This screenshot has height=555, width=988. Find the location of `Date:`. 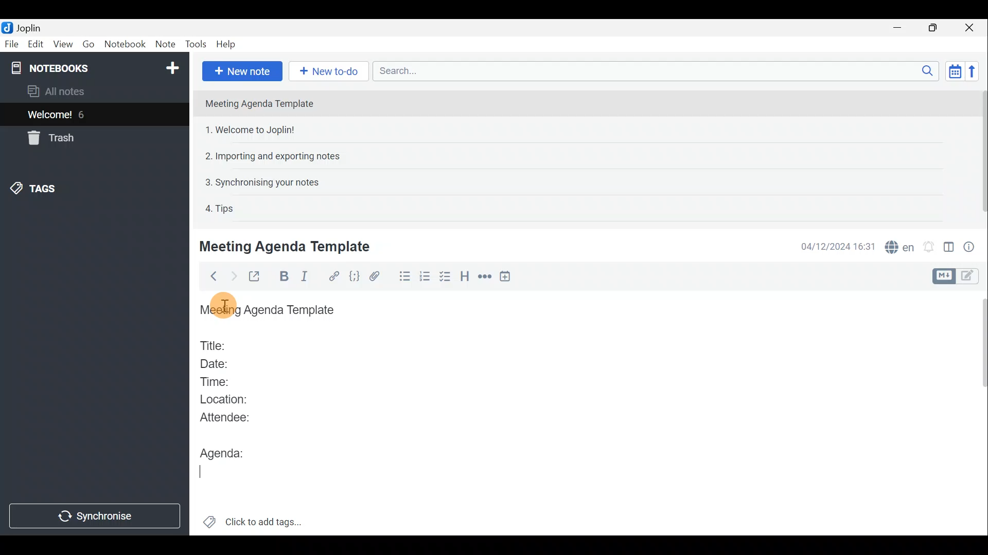

Date: is located at coordinates (223, 362).